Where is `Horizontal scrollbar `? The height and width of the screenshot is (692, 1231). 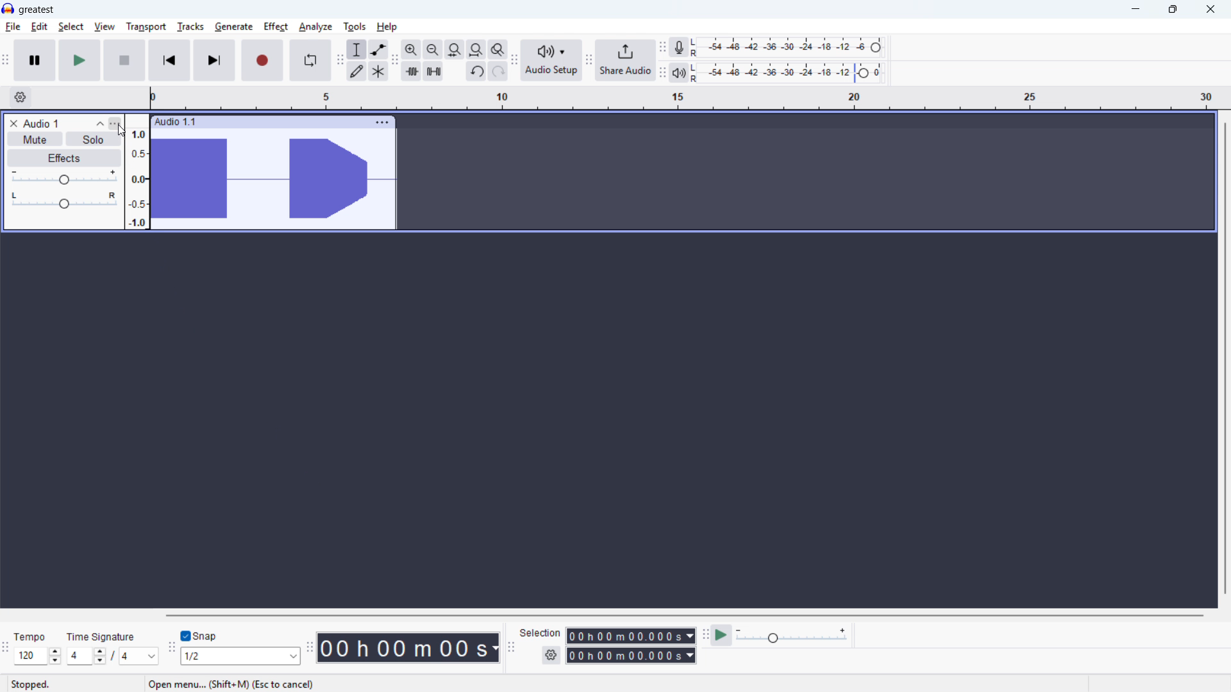 Horizontal scrollbar  is located at coordinates (683, 615).